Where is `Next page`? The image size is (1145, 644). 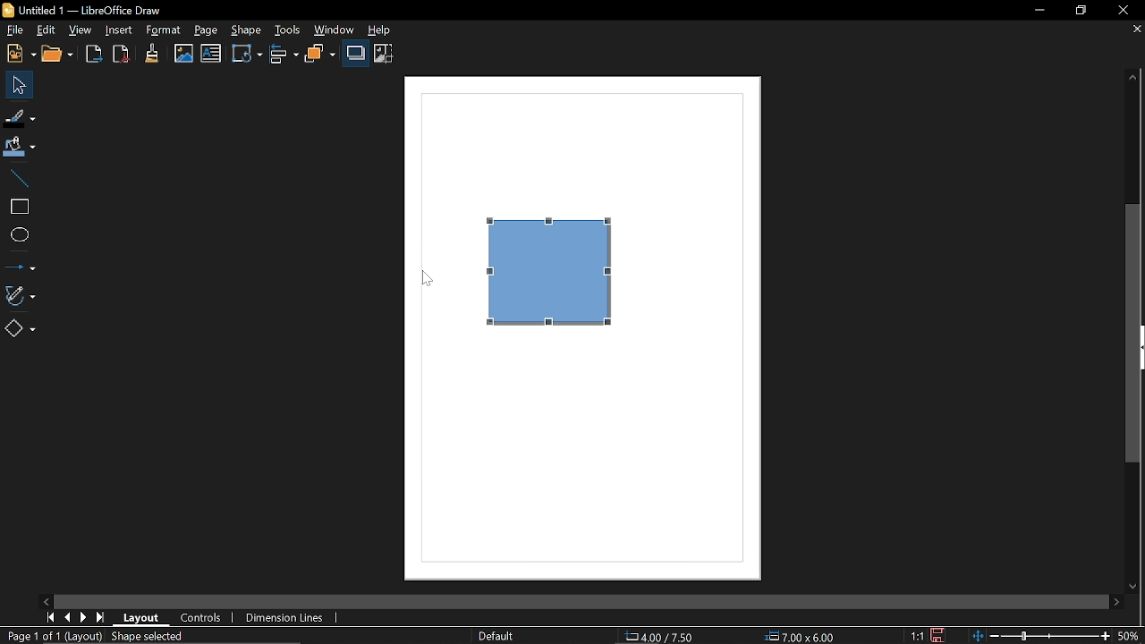 Next page is located at coordinates (84, 617).